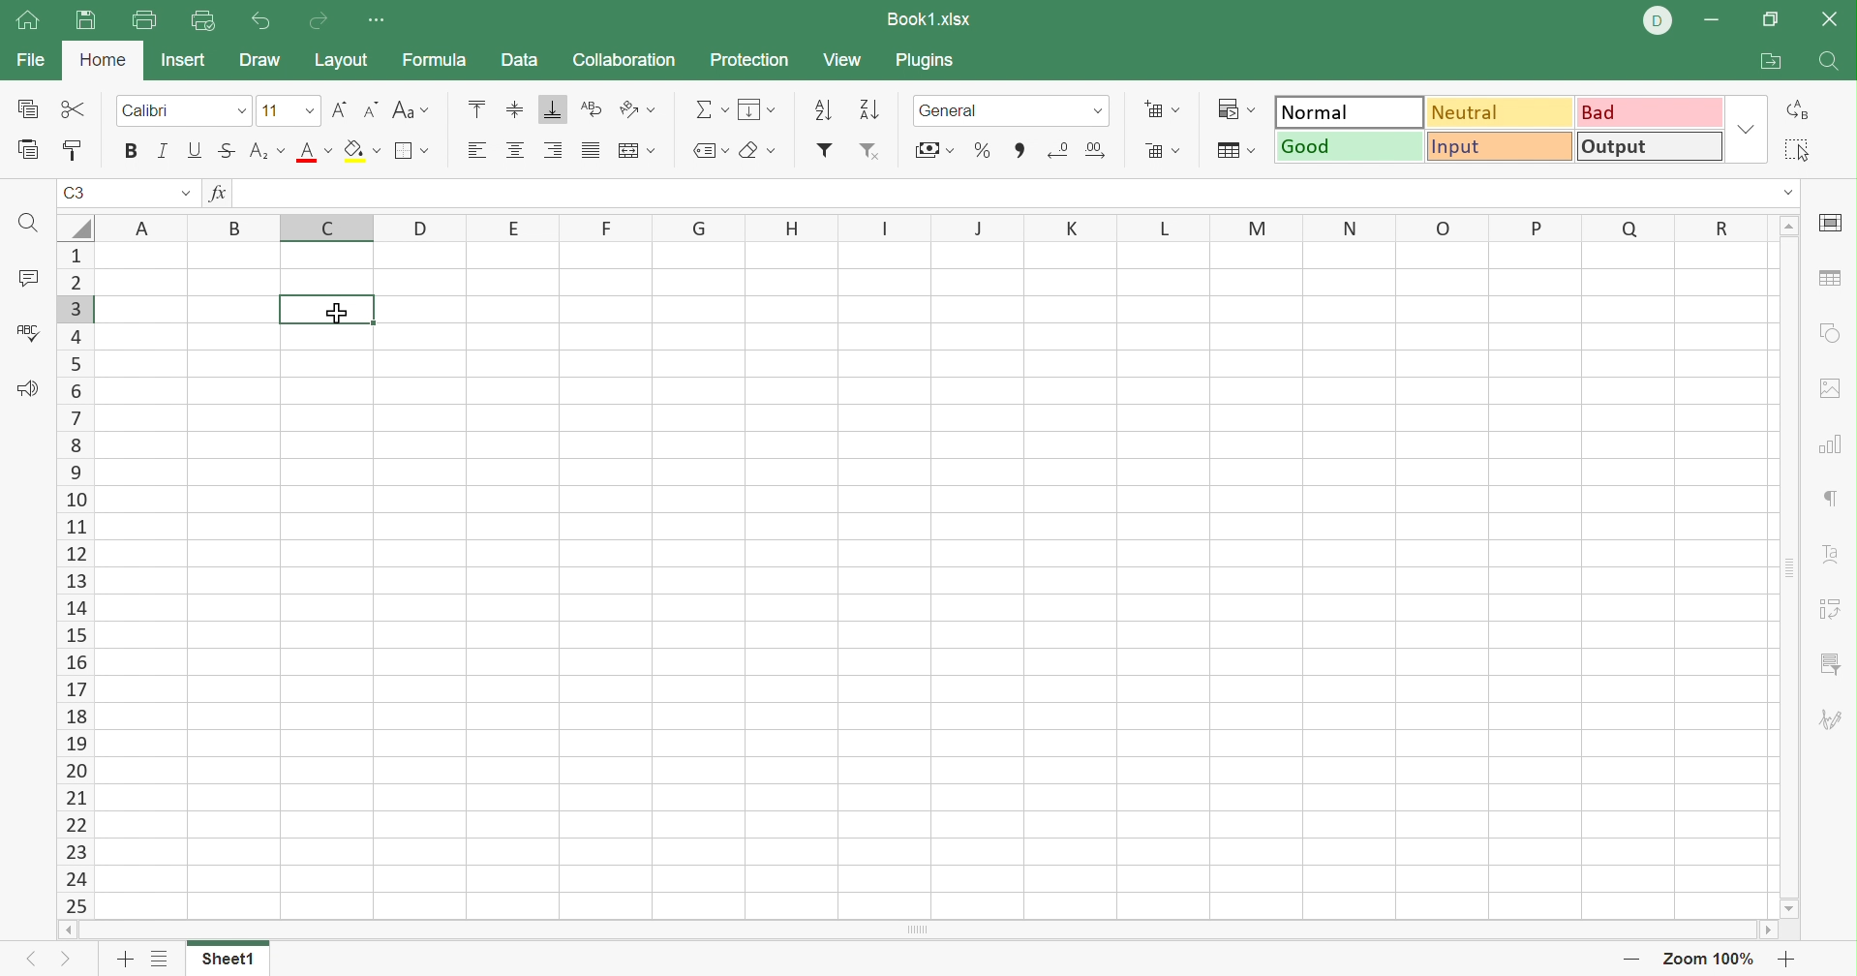 The width and height of the screenshot is (1857, 976). Describe the element at coordinates (920, 930) in the screenshot. I see `Scroll Bar` at that location.